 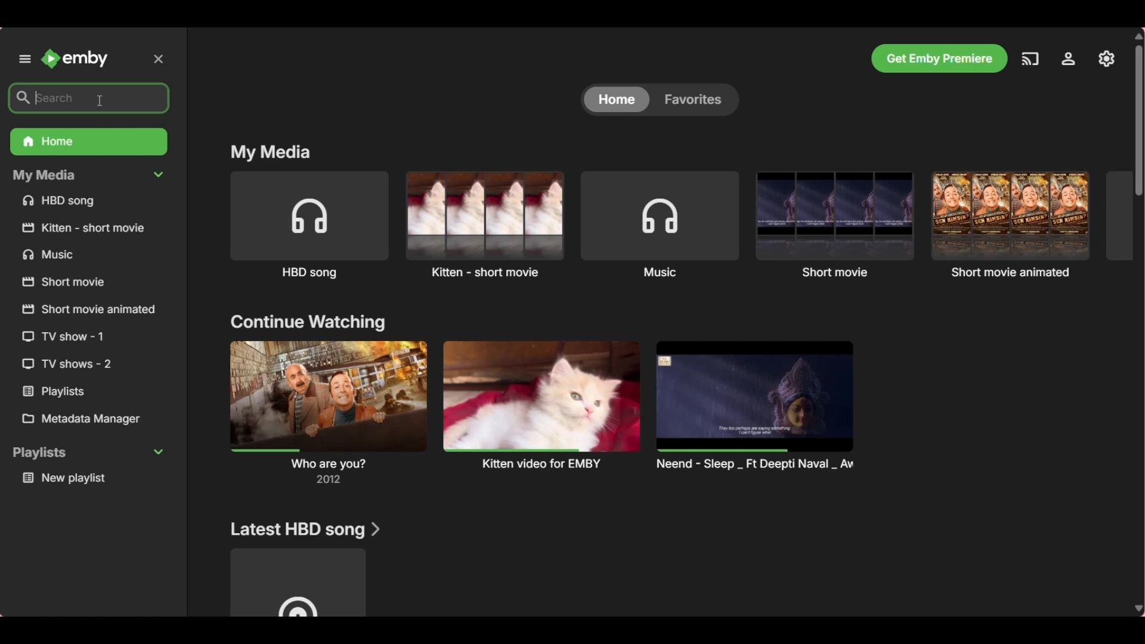 What do you see at coordinates (660, 225) in the screenshot?
I see `Music` at bounding box center [660, 225].